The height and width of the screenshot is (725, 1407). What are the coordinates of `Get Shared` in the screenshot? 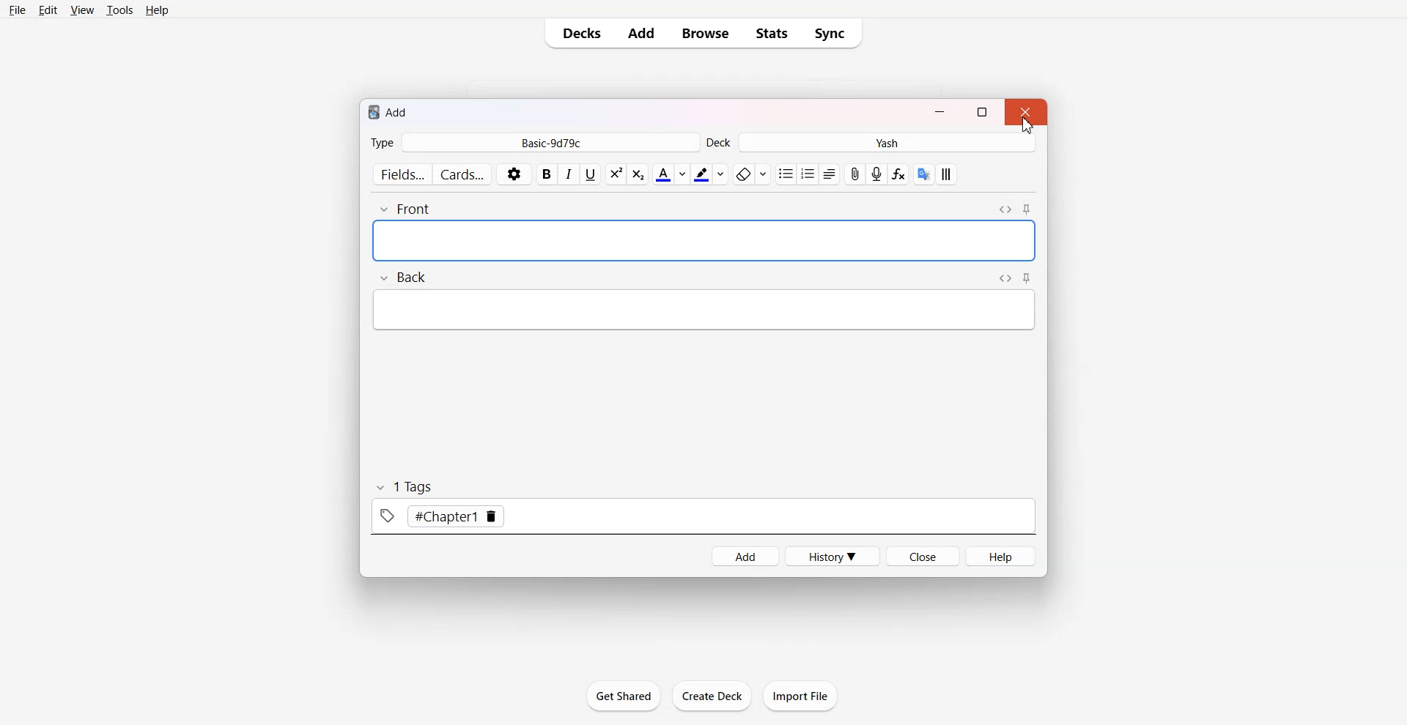 It's located at (624, 696).